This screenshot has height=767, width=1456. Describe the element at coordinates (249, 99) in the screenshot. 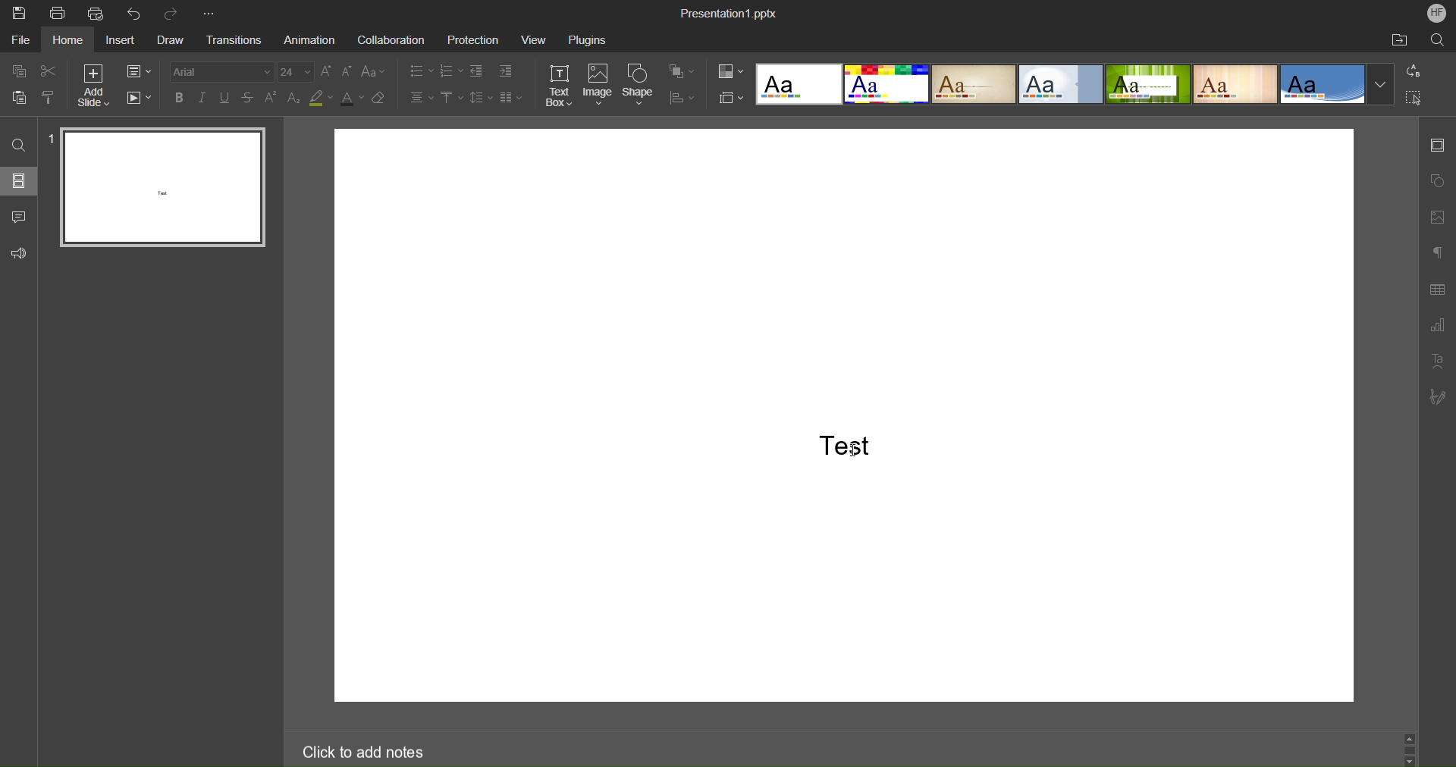

I see `Strikethrough` at that location.